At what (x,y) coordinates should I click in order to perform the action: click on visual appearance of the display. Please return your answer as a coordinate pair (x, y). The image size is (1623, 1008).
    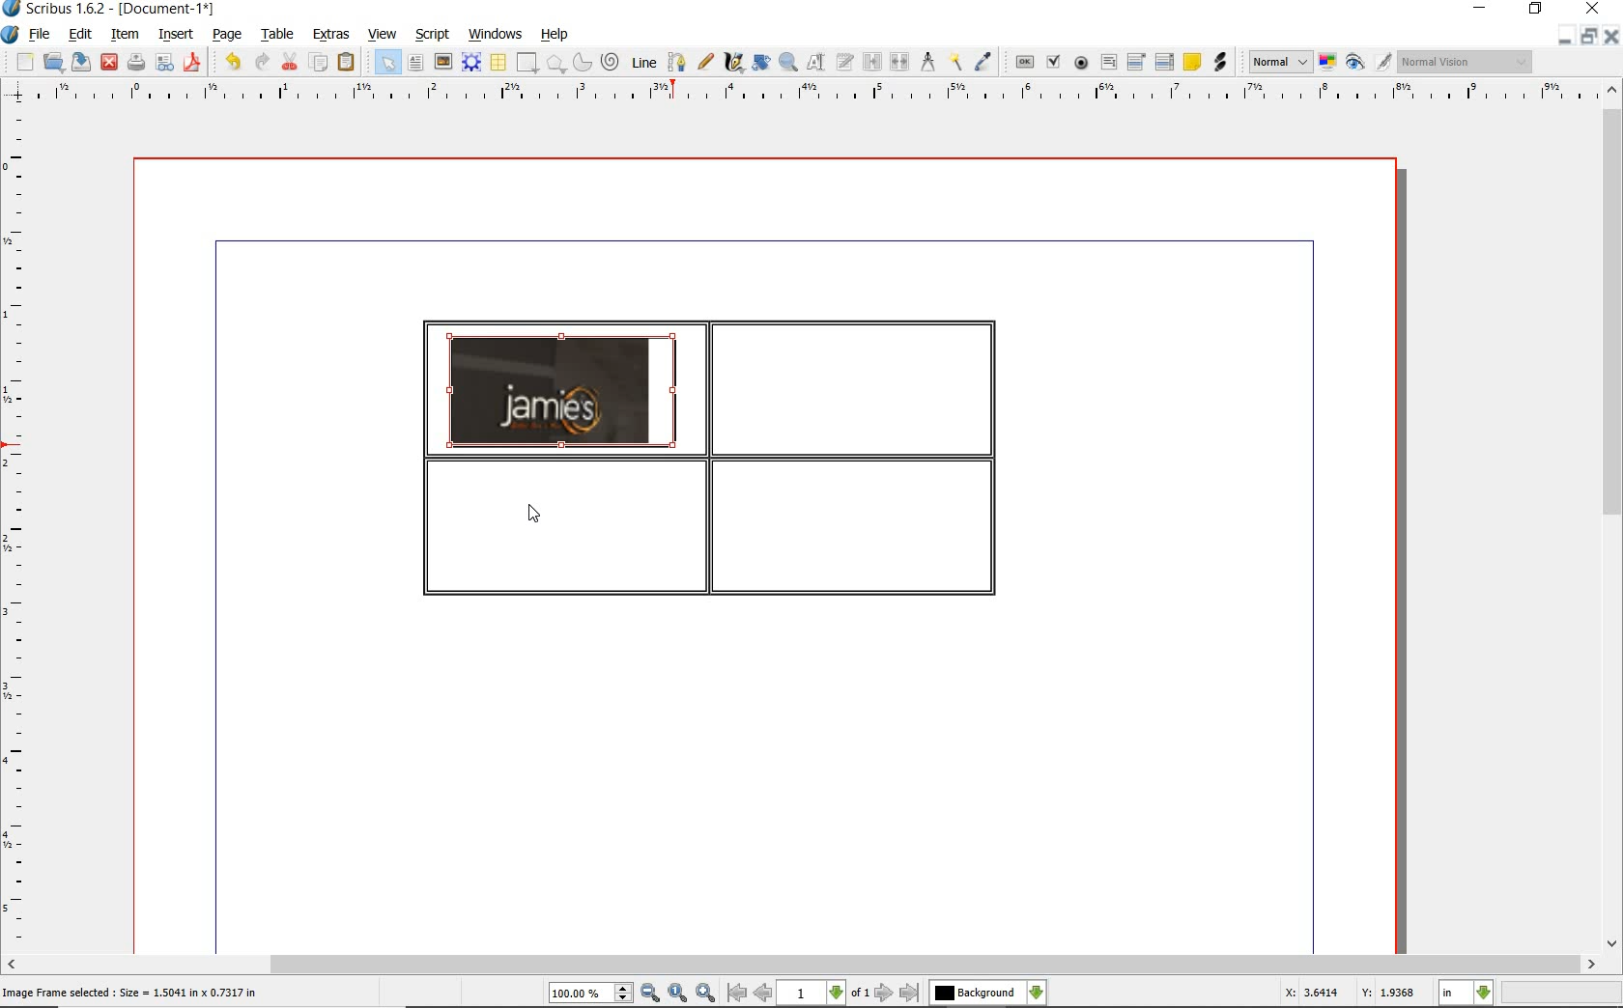
    Looking at the image, I should click on (1463, 62).